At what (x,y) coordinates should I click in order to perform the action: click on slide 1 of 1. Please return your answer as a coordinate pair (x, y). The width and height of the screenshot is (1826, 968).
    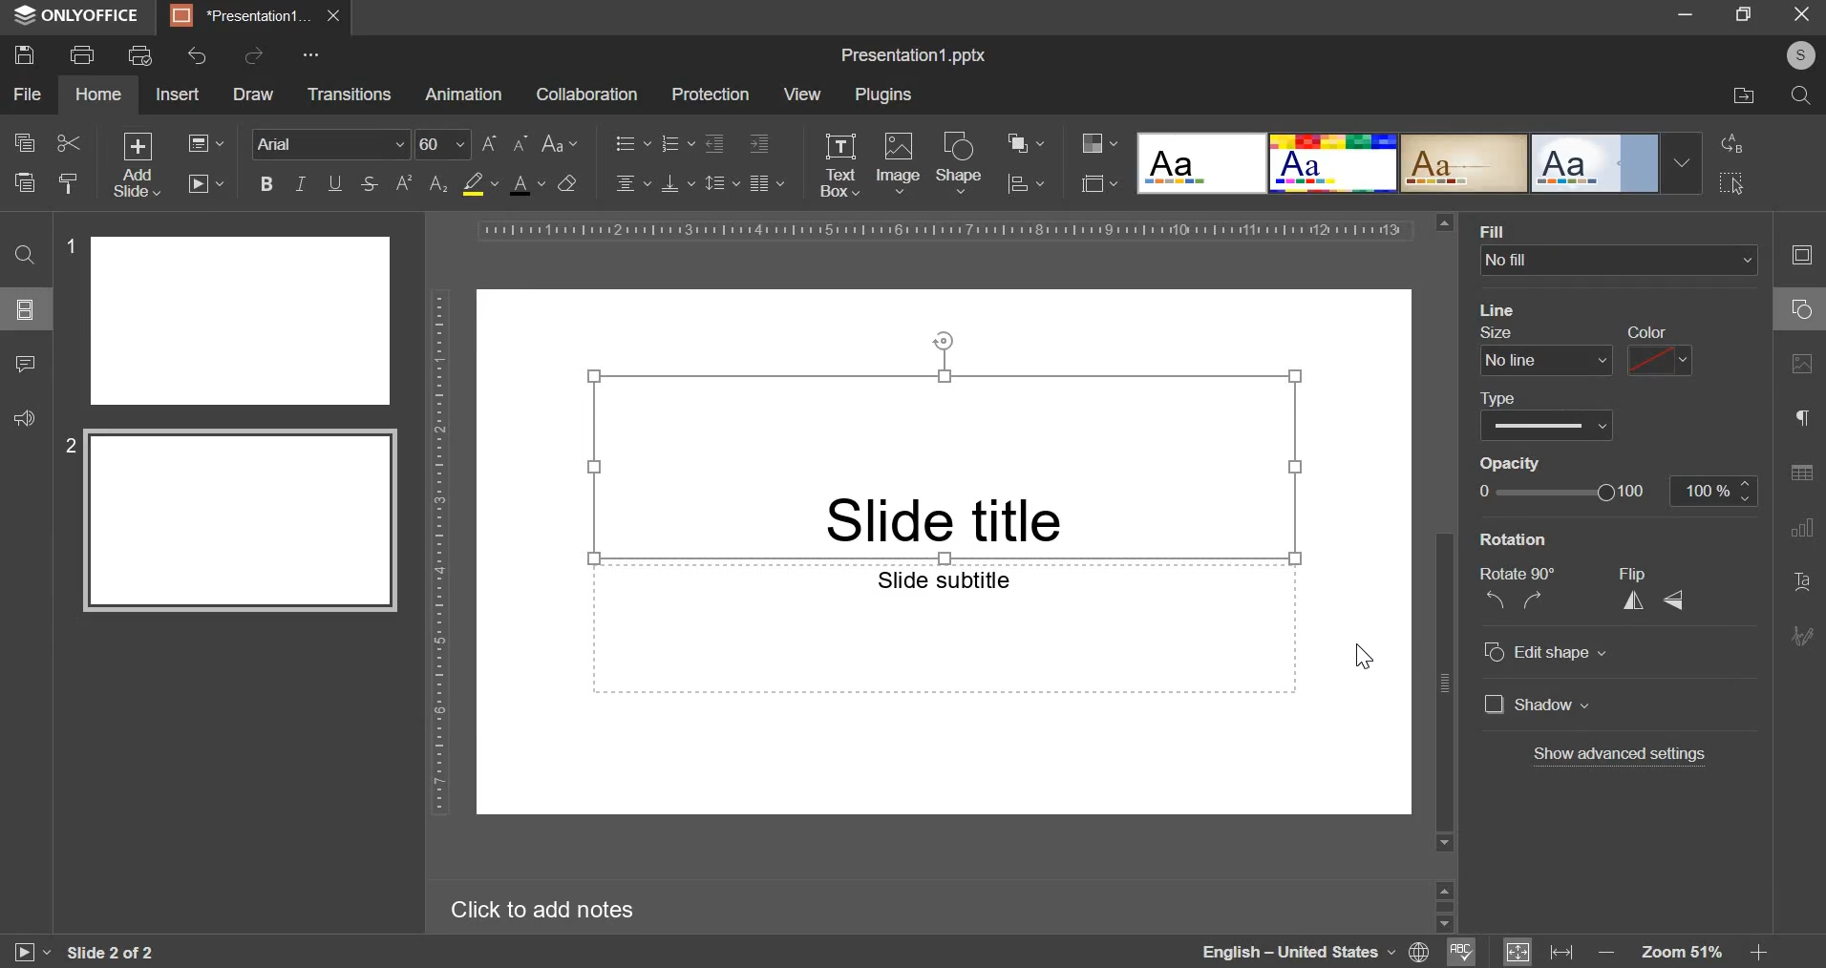
    Looking at the image, I should click on (107, 953).